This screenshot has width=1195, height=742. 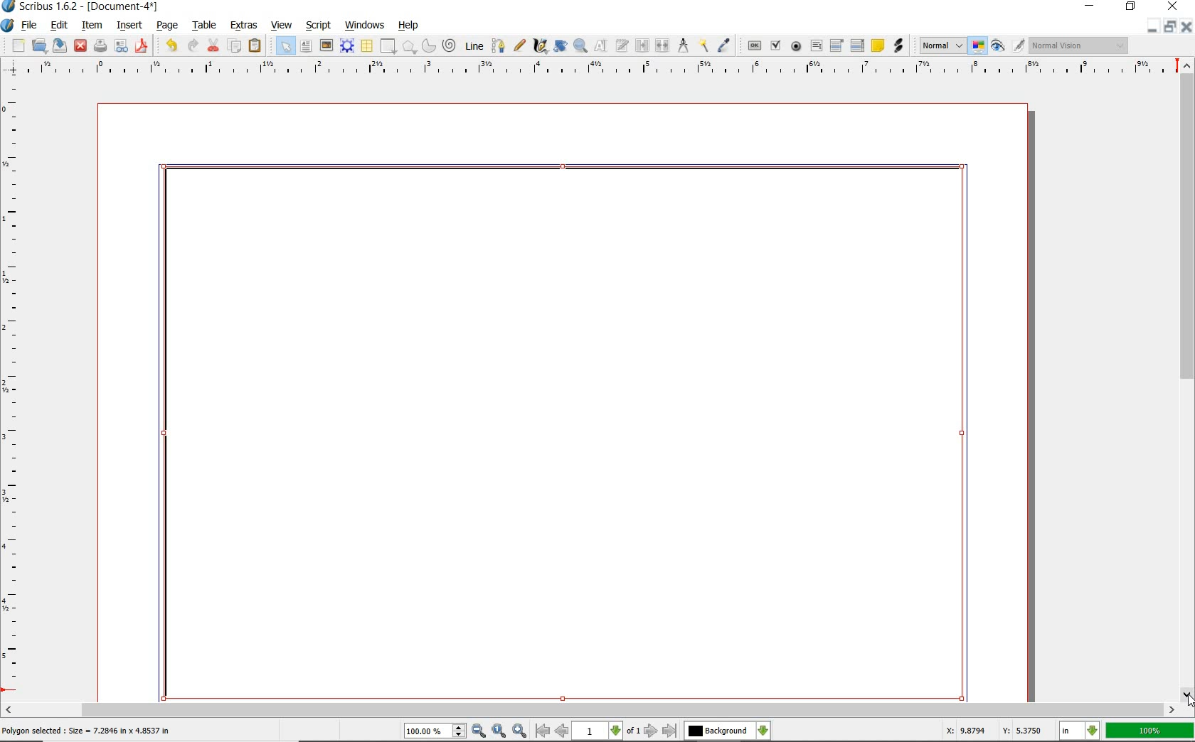 I want to click on edit text with story editor, so click(x=621, y=46).